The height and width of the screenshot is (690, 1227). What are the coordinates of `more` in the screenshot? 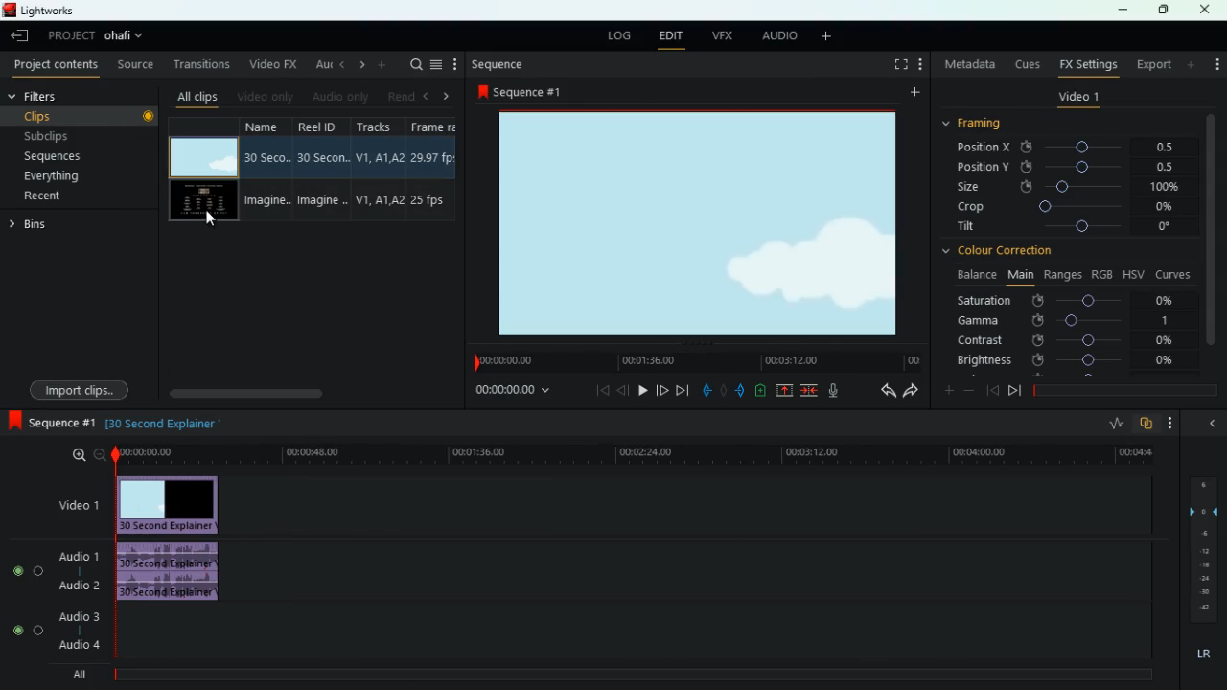 It's located at (923, 66).